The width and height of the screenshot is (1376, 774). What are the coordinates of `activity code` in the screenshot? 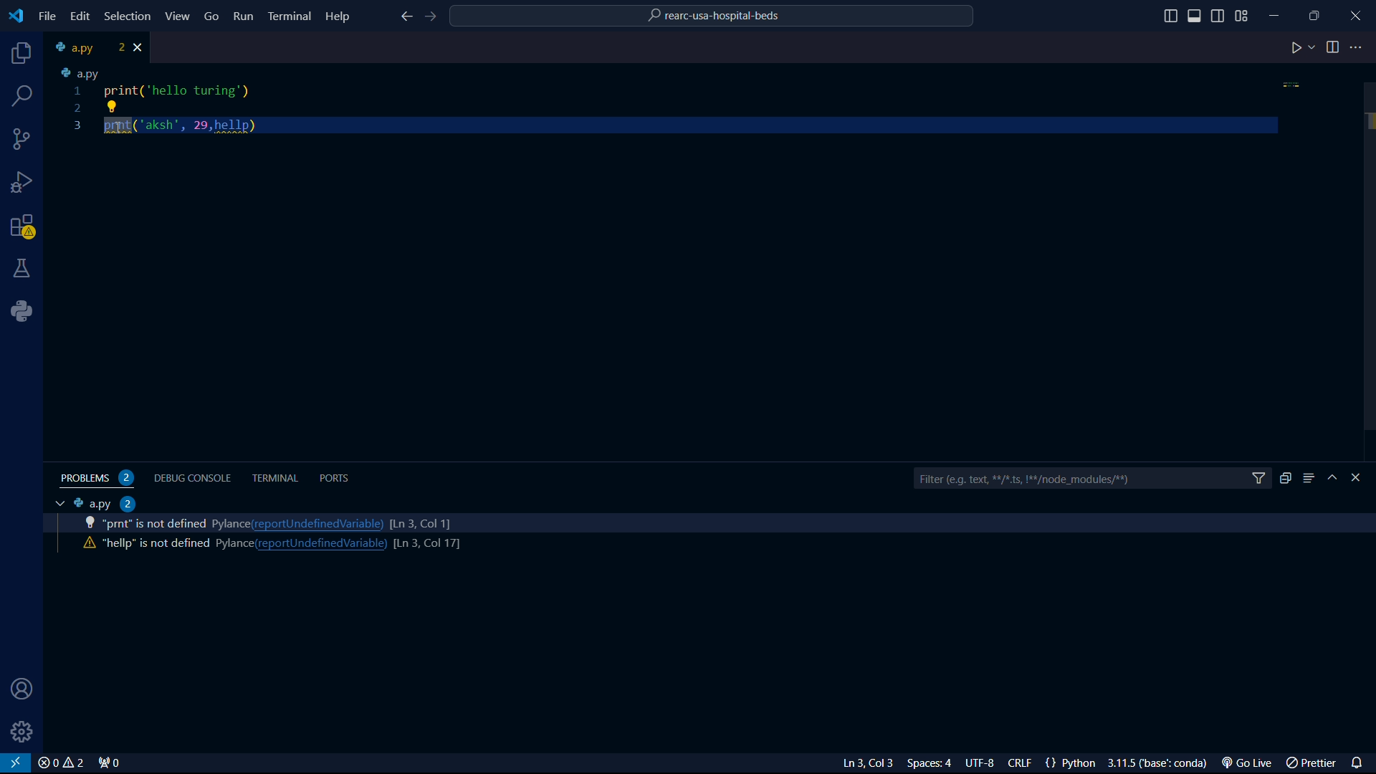 It's located at (148, 524).